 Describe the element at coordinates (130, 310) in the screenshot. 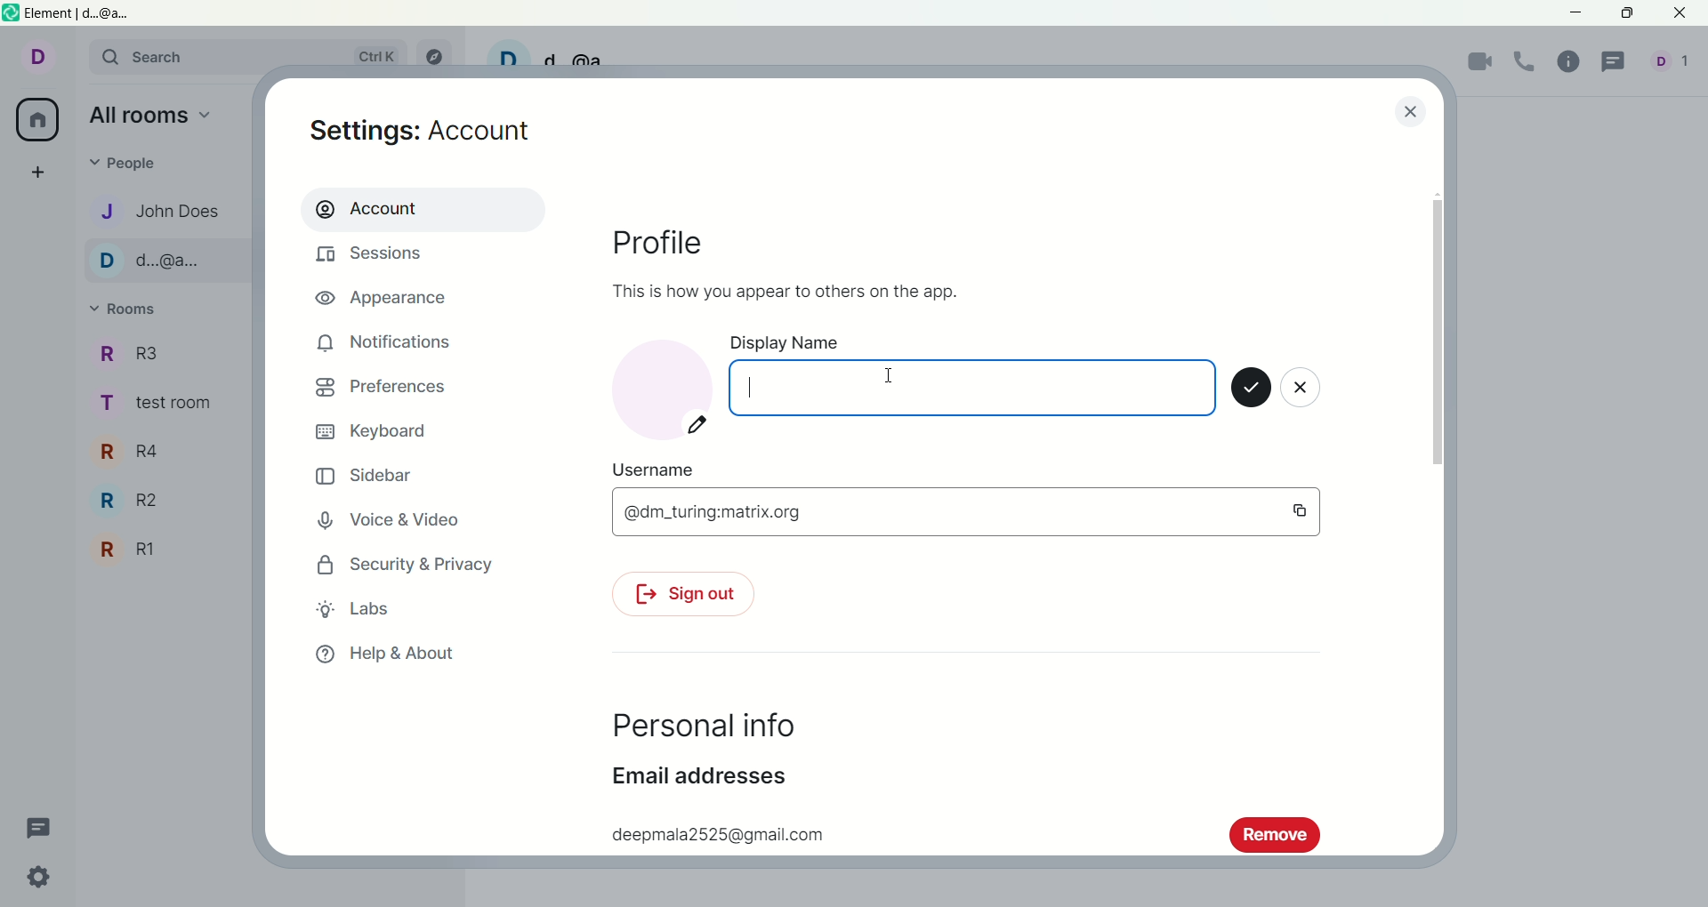

I see `rooms` at that location.